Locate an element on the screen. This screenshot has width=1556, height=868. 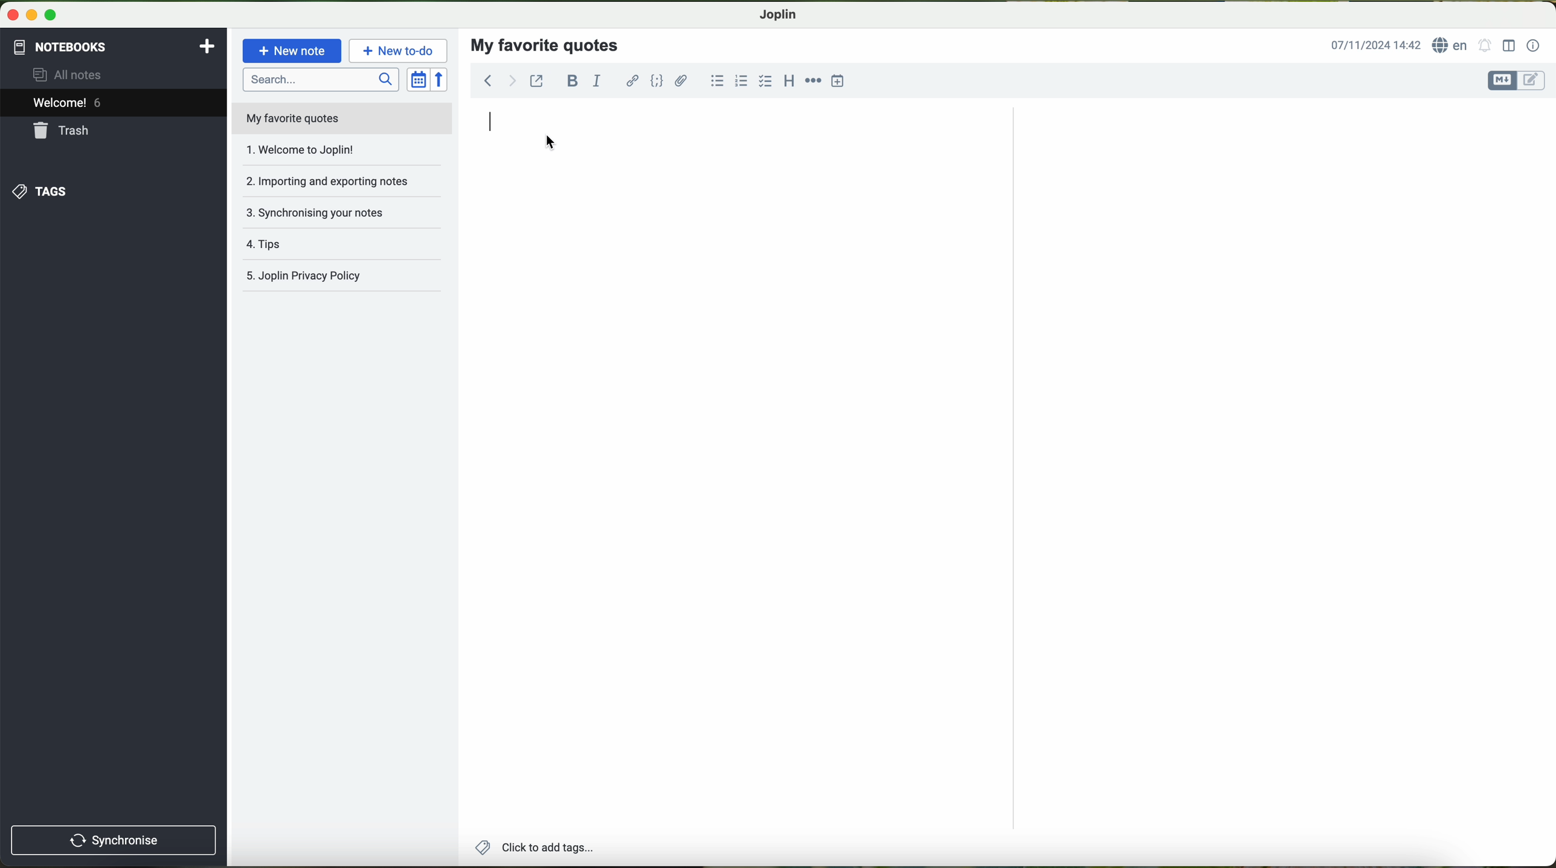
cursor is located at coordinates (559, 140).